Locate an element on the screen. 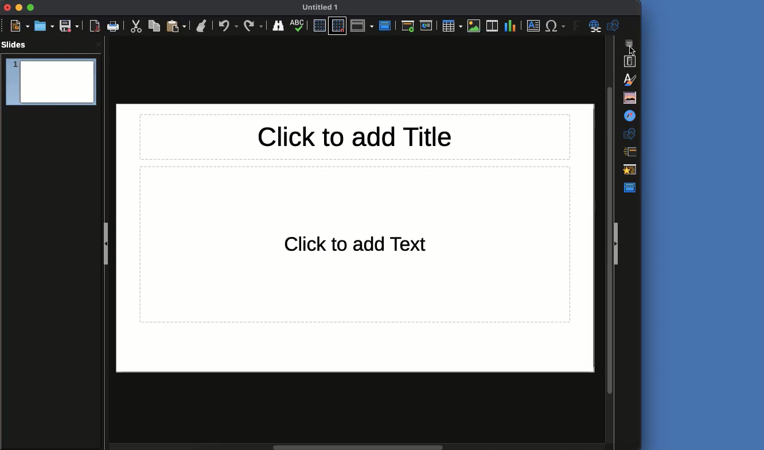 This screenshot has height=450, width=764. Open is located at coordinates (45, 25).